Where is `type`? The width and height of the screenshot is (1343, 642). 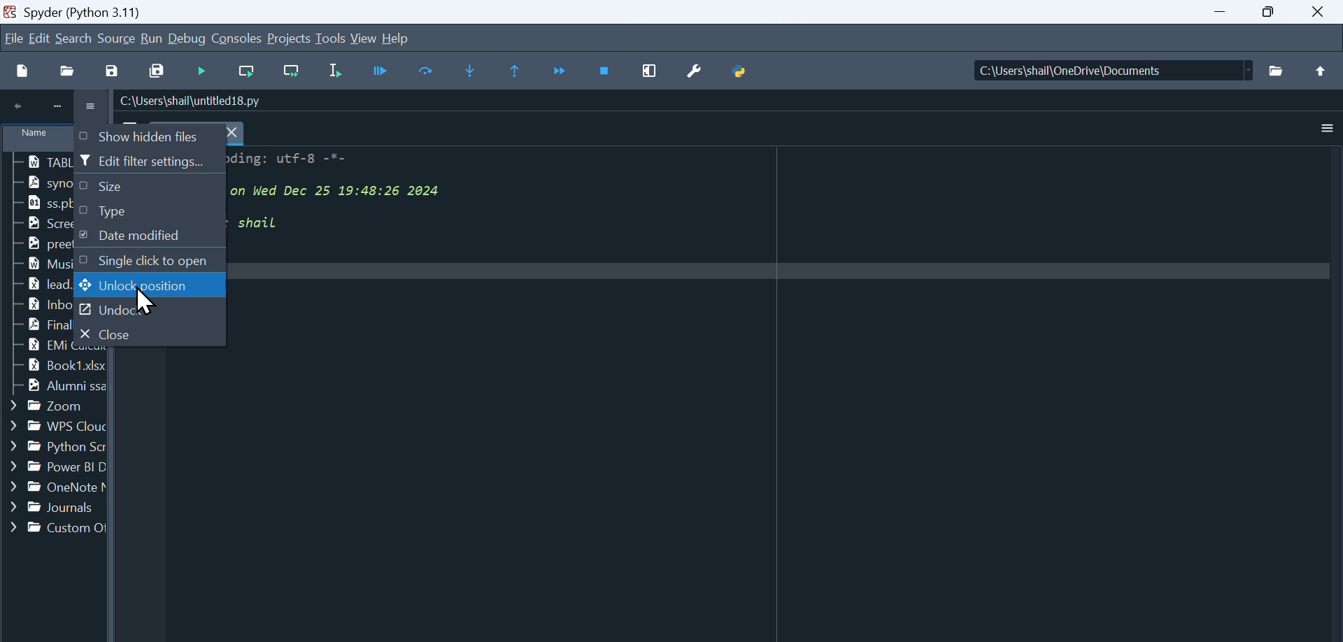 type is located at coordinates (148, 212).